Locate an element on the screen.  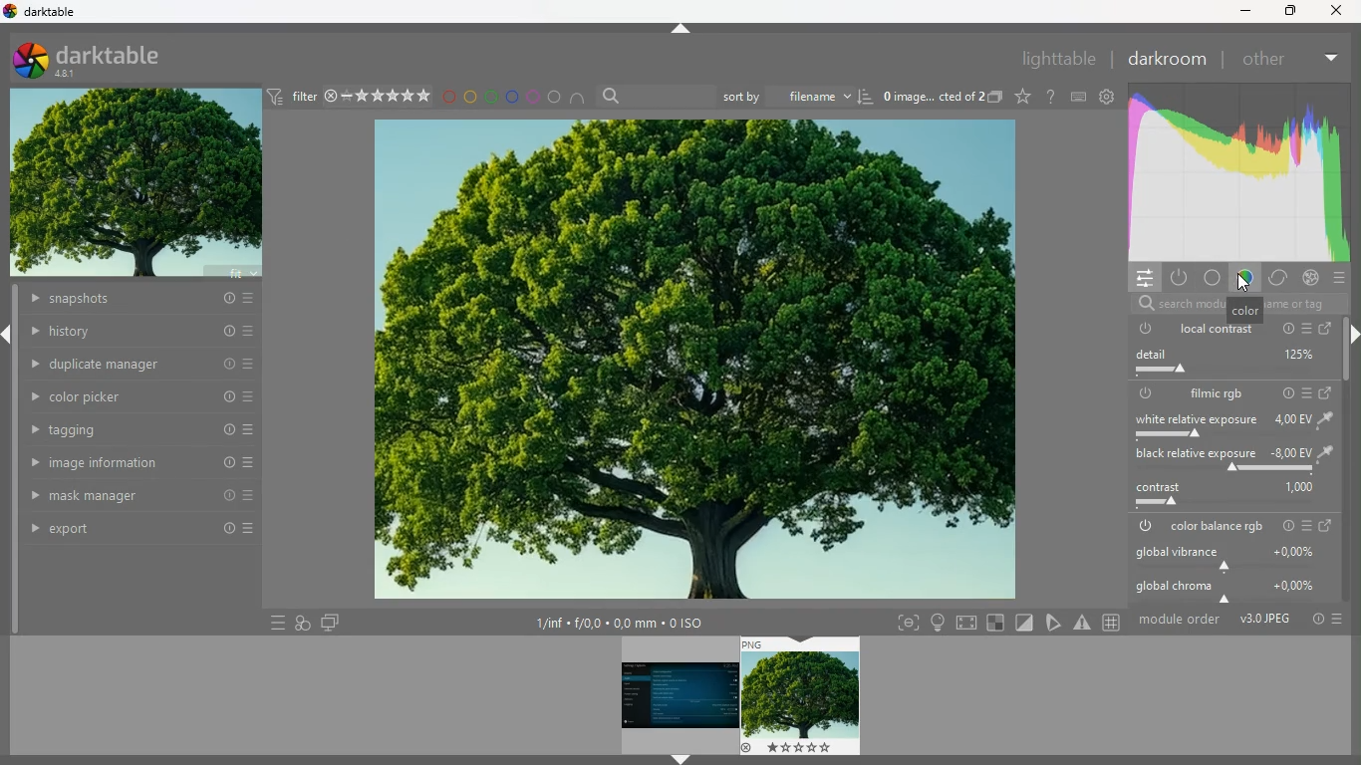
color picker is located at coordinates (142, 396).